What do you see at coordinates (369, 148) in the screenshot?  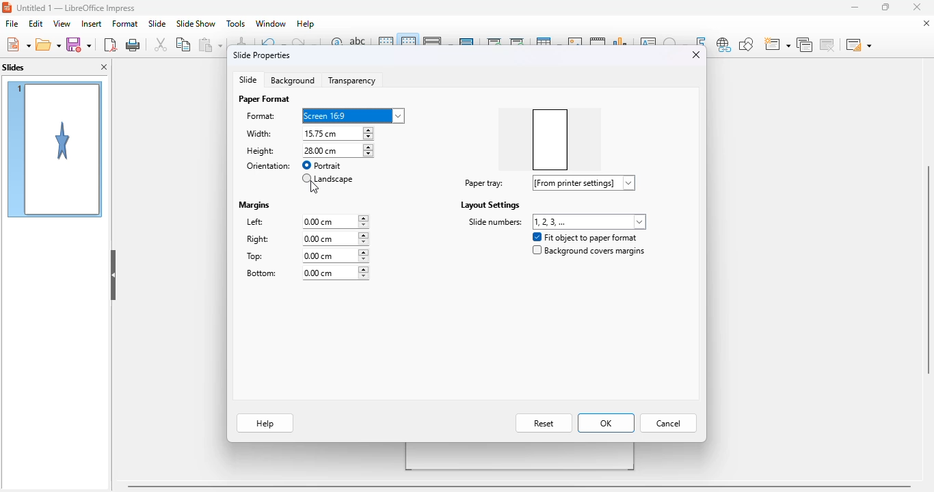 I see `increase height` at bounding box center [369, 148].